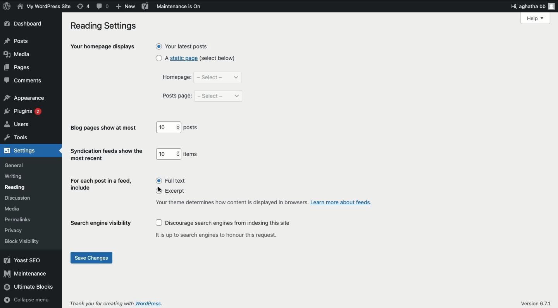 The width and height of the screenshot is (558, 308). What do you see at coordinates (160, 190) in the screenshot?
I see `cursor on excerpts` at bounding box center [160, 190].